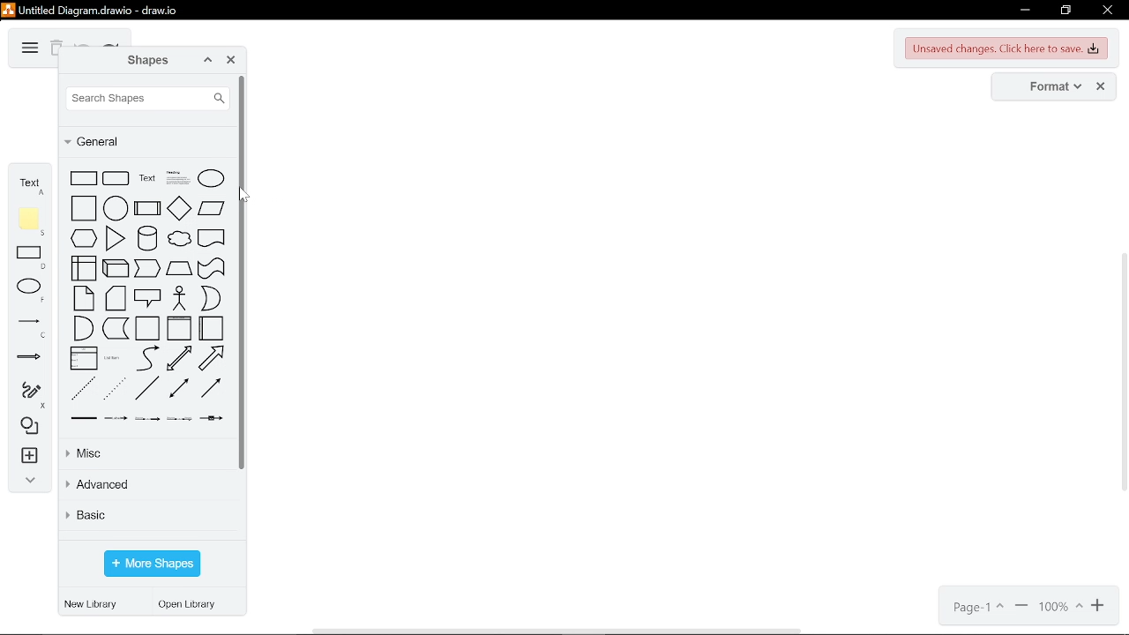  What do you see at coordinates (84, 268) in the screenshot?
I see `internal storage` at bounding box center [84, 268].